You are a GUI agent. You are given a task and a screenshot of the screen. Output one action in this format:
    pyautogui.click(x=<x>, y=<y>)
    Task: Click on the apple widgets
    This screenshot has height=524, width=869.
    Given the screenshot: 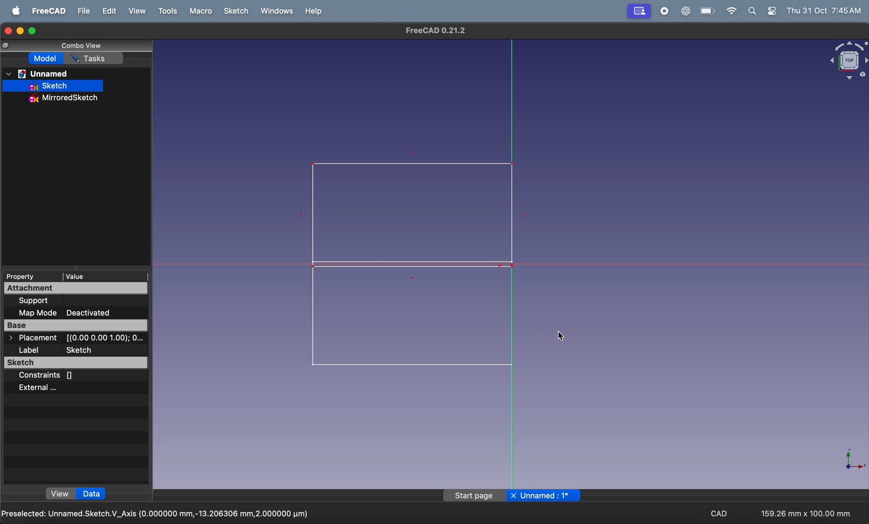 What is the action you would take?
    pyautogui.click(x=762, y=12)
    